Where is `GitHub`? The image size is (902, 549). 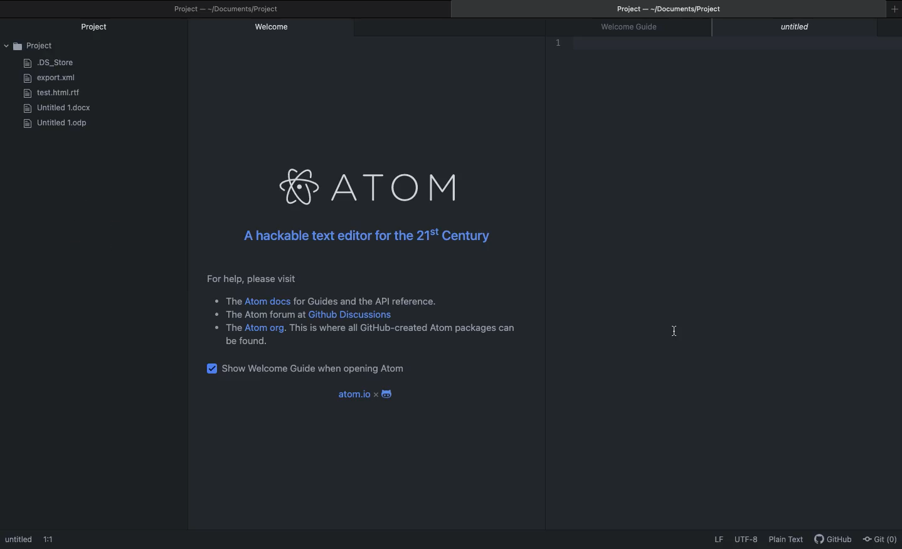
GitHub is located at coordinates (834, 541).